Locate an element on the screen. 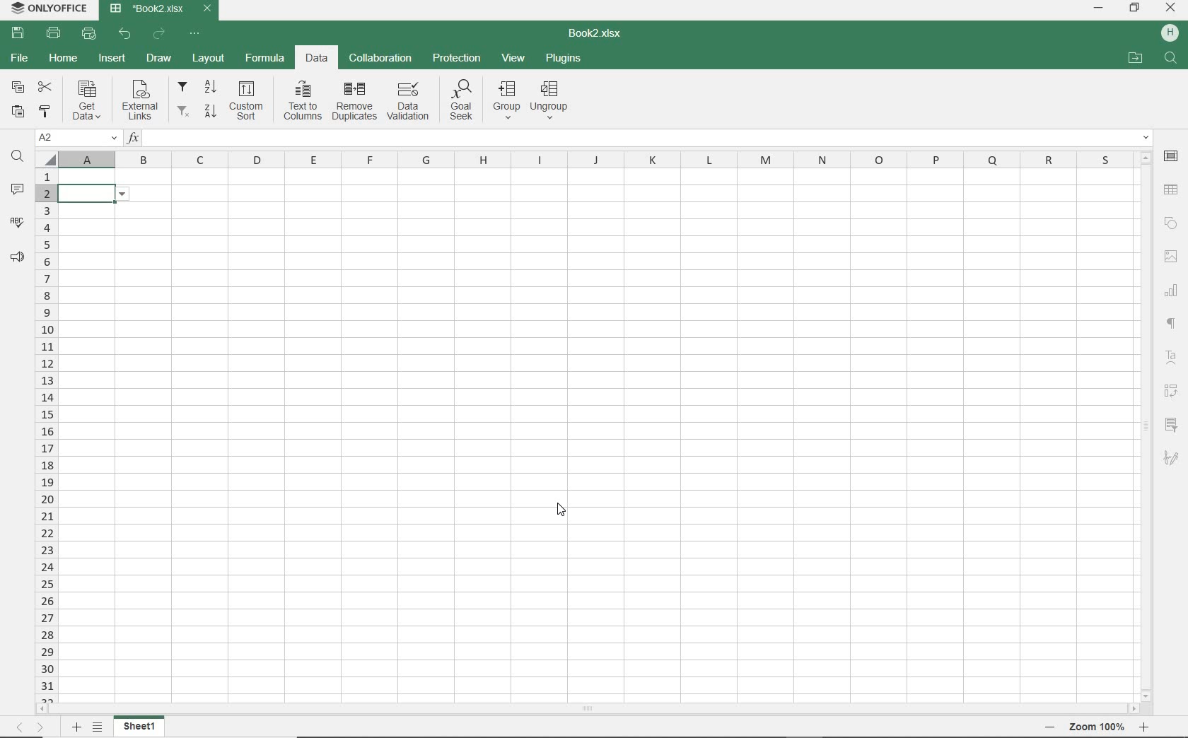  SLICER is located at coordinates (1171, 426).